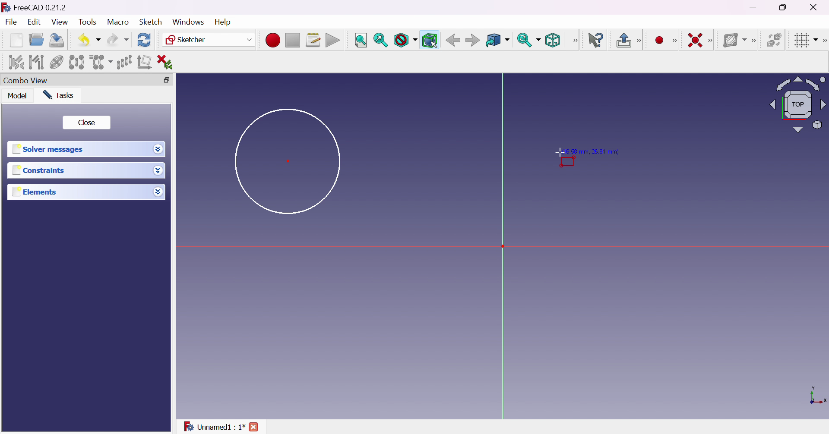 Image resolution: width=829 pixels, height=434 pixels. What do you see at coordinates (784, 7) in the screenshot?
I see `Restore down` at bounding box center [784, 7].